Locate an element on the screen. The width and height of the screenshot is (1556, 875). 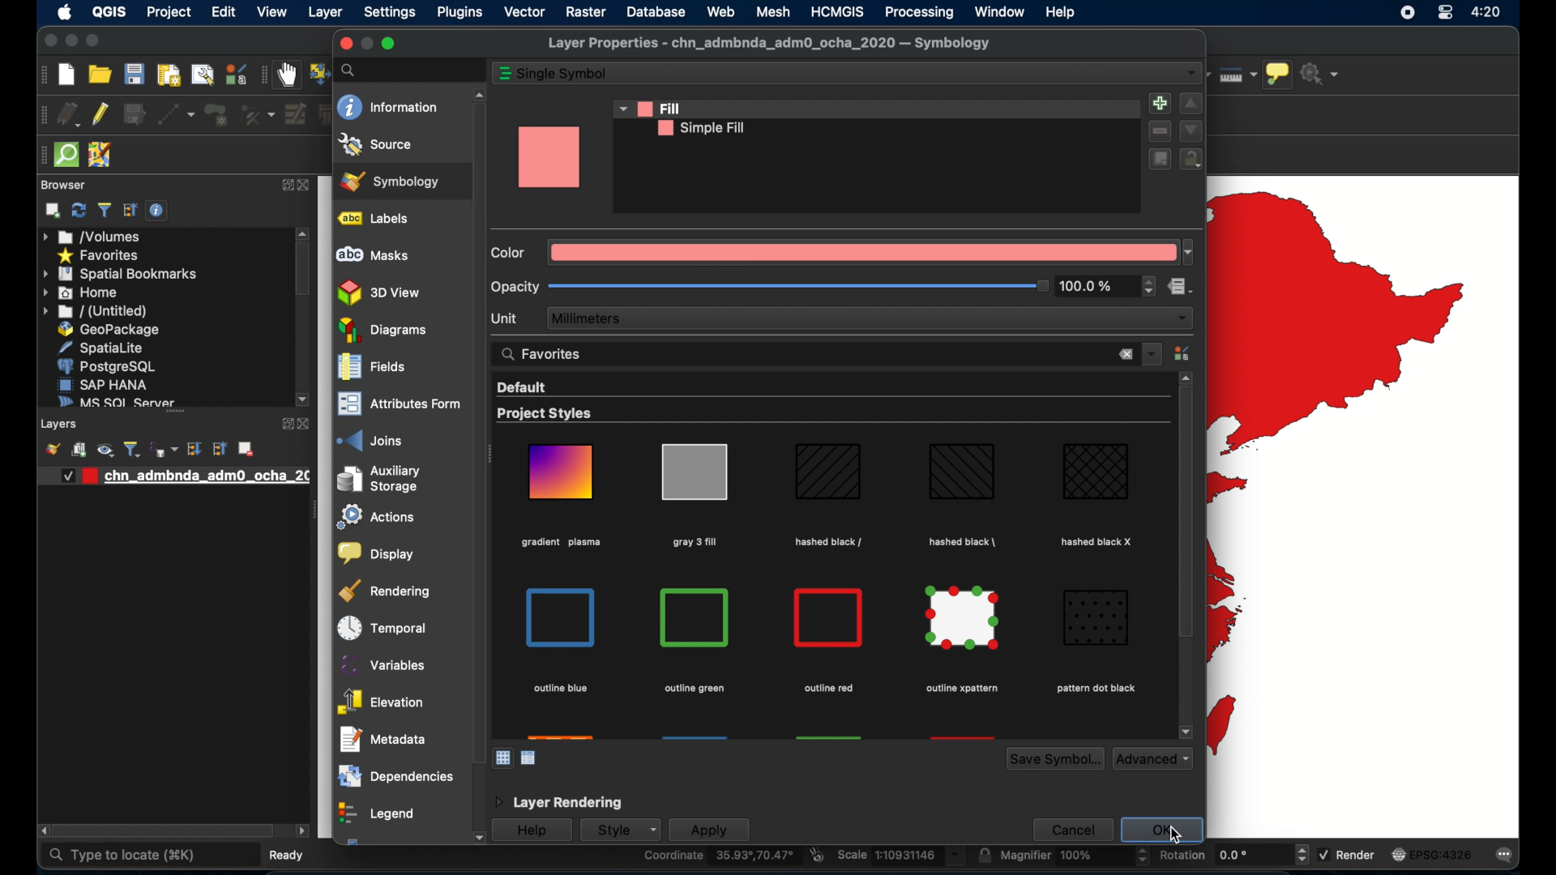
single symbol is located at coordinates (565, 74).